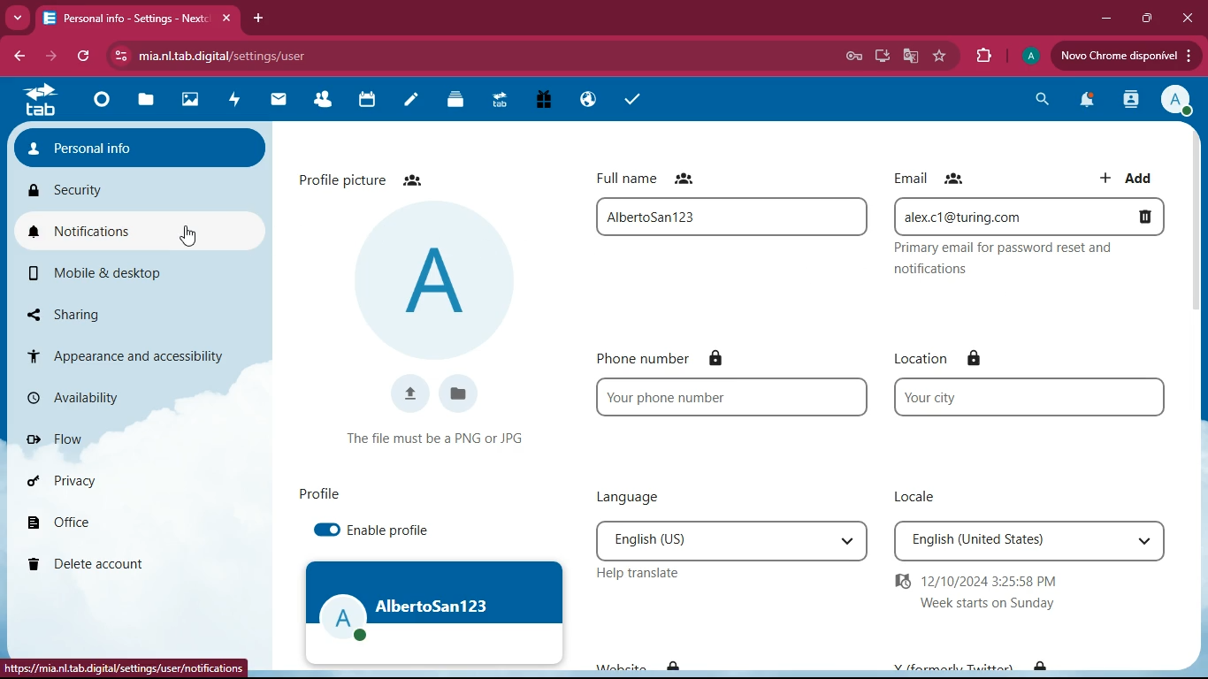 This screenshot has width=1208, height=679. I want to click on enable, so click(394, 529).